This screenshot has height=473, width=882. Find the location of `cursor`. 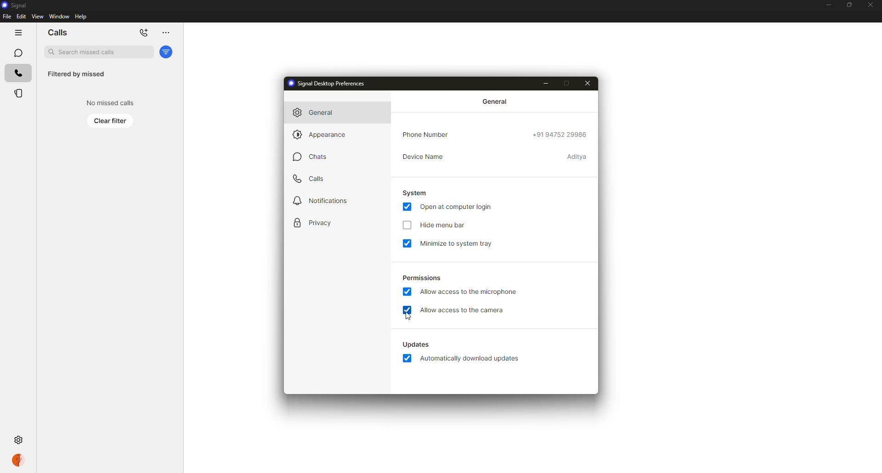

cursor is located at coordinates (409, 316).